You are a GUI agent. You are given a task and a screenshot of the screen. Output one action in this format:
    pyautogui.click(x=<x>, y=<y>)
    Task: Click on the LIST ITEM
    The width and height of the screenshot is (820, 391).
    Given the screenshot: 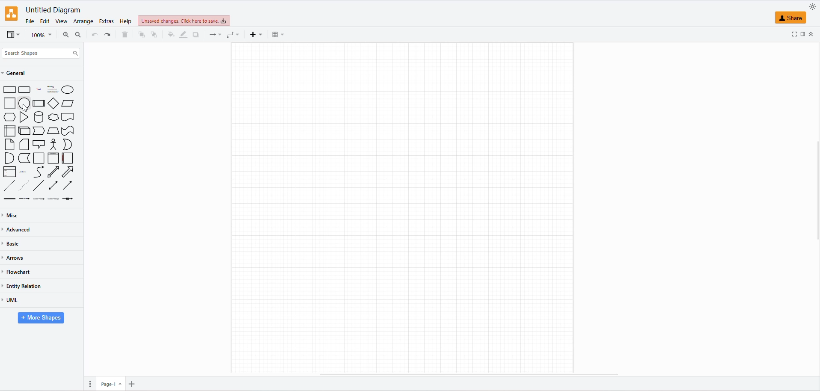 What is the action you would take?
    pyautogui.click(x=23, y=172)
    